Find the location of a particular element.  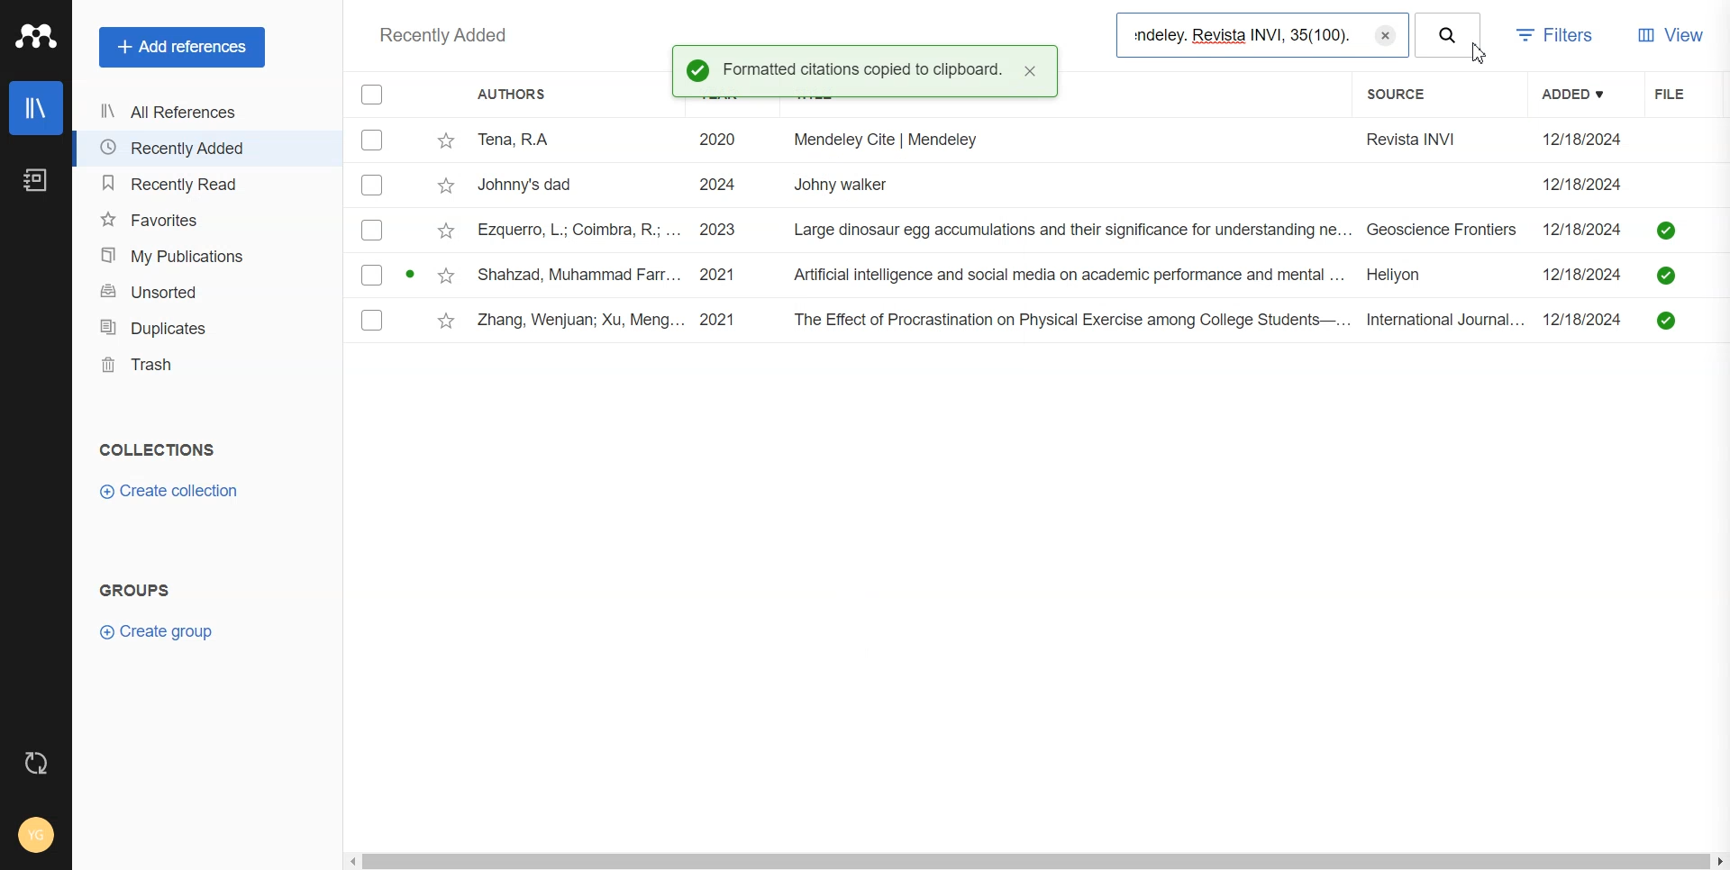

Checkbox is located at coordinates (375, 185).